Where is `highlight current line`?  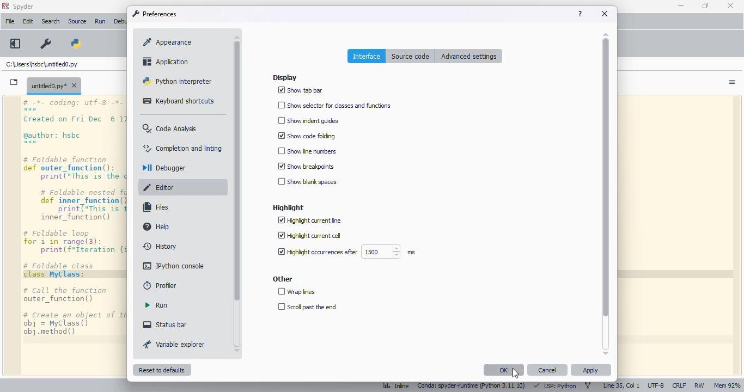 highlight current line is located at coordinates (309, 220).